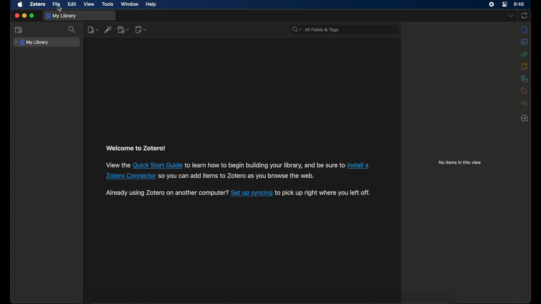  I want to click on no items in this view, so click(460, 162).